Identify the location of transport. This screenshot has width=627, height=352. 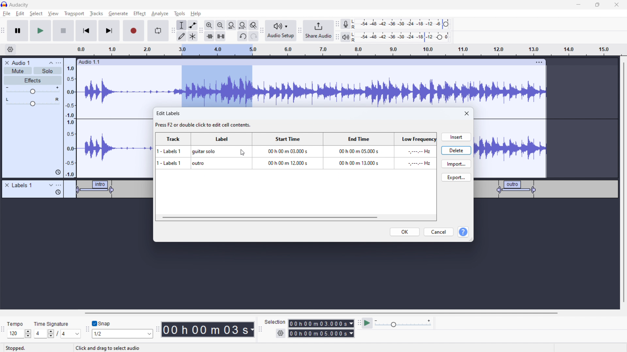
(74, 13).